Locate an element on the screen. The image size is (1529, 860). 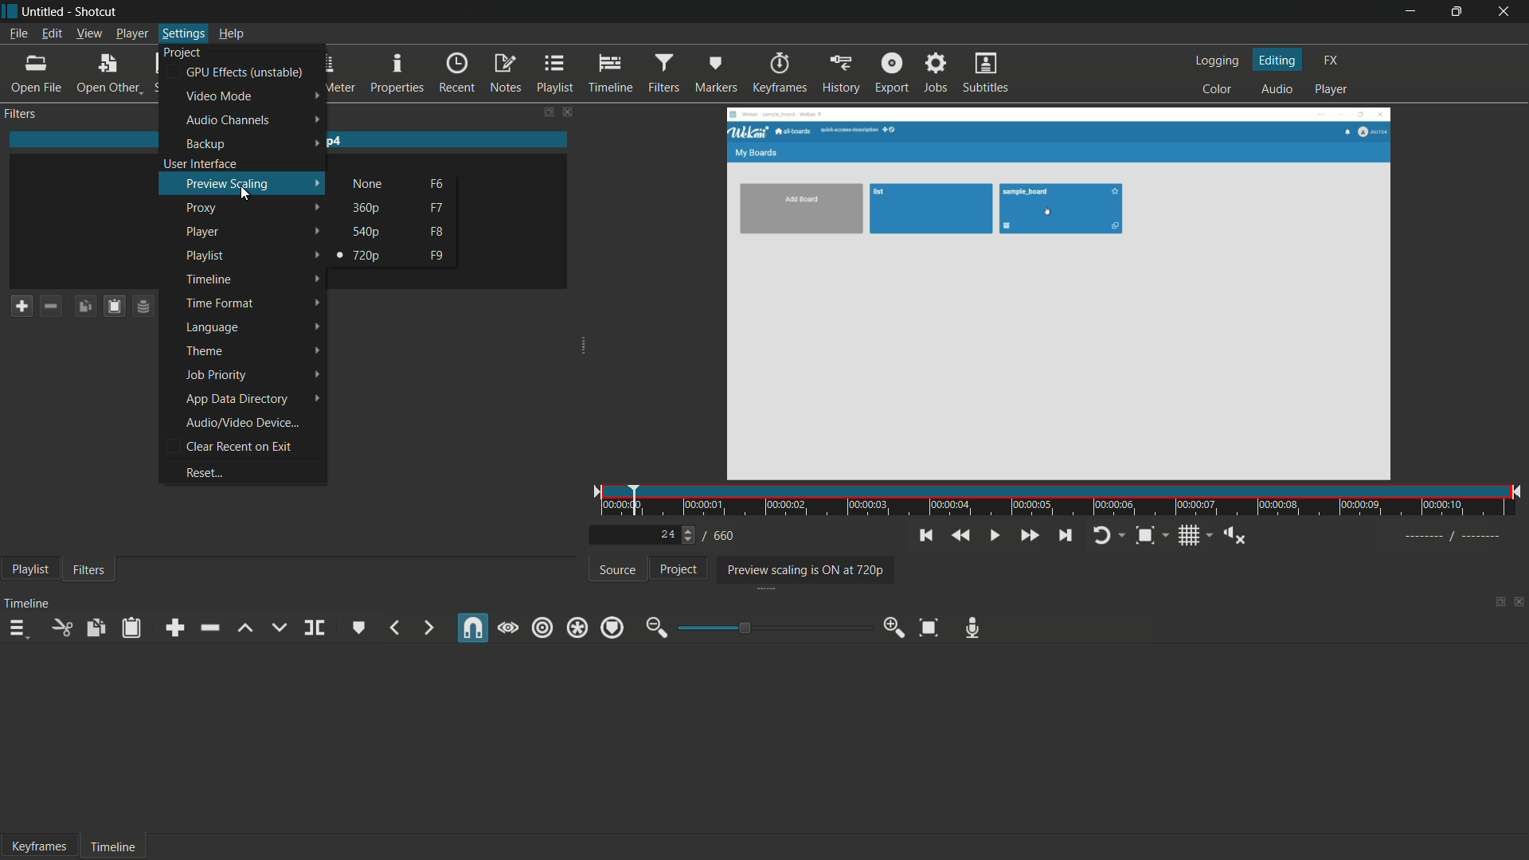
fx is located at coordinates (1331, 58).